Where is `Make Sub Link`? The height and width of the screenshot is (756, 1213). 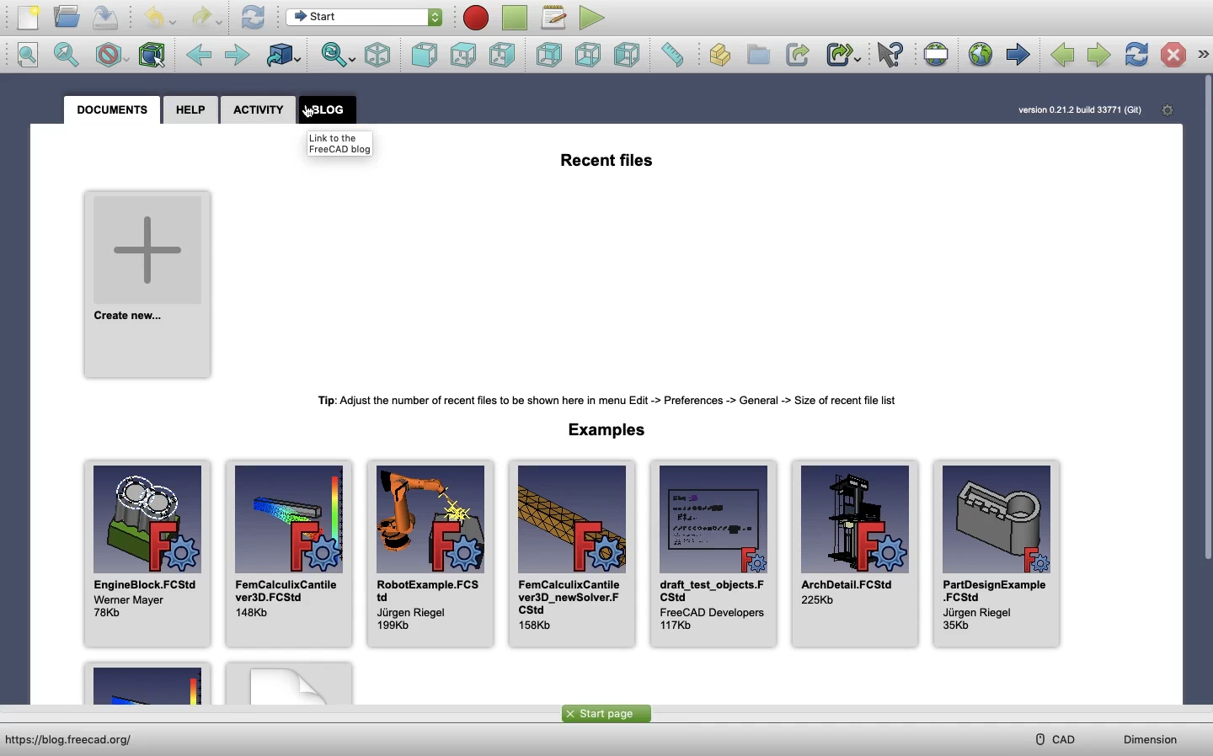
Make Sub Link is located at coordinates (842, 55).